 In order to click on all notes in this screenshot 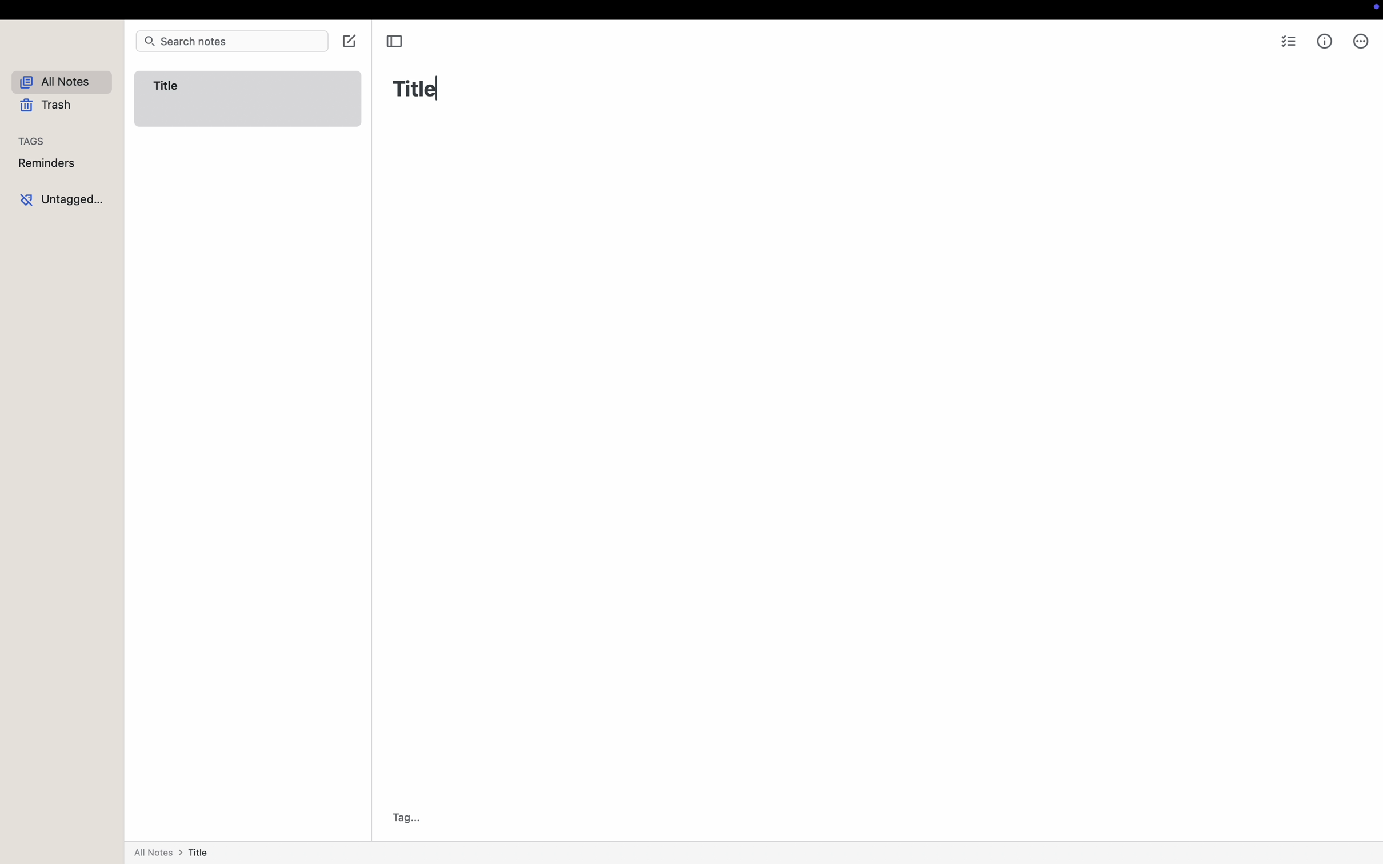, I will do `click(61, 80)`.